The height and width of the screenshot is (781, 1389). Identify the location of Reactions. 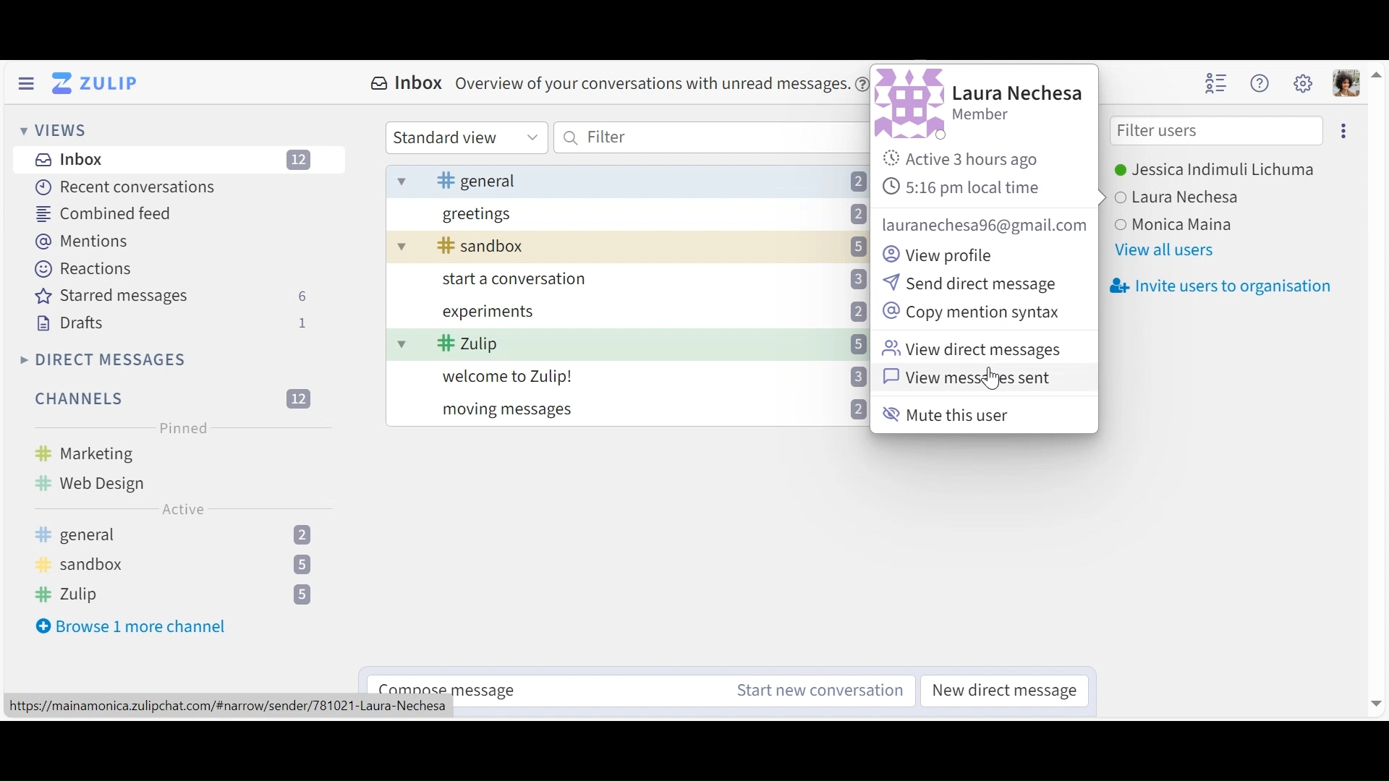
(85, 268).